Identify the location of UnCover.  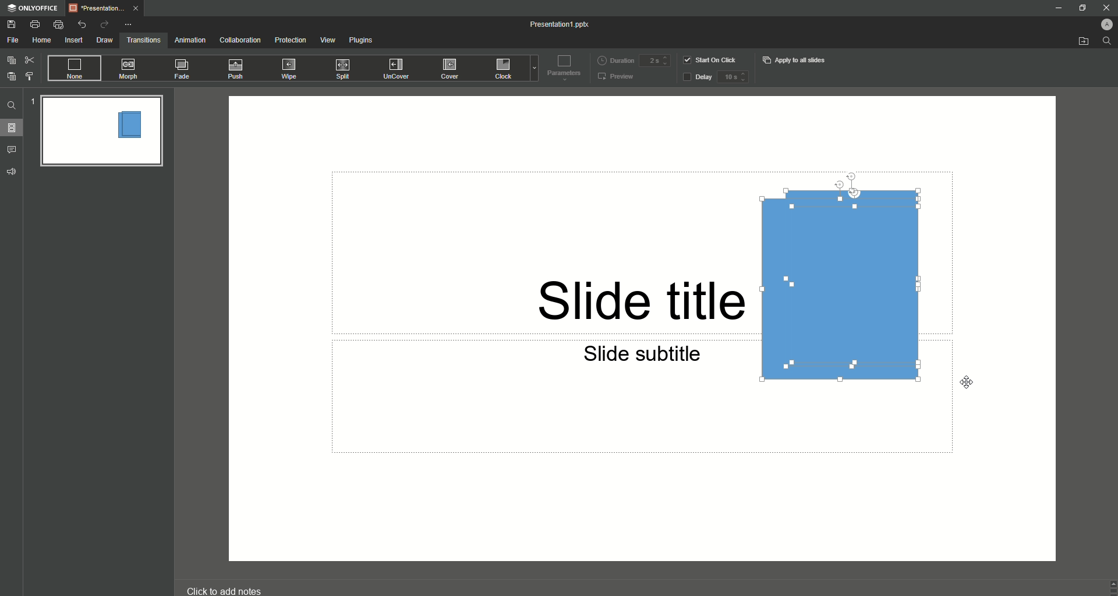
(400, 69).